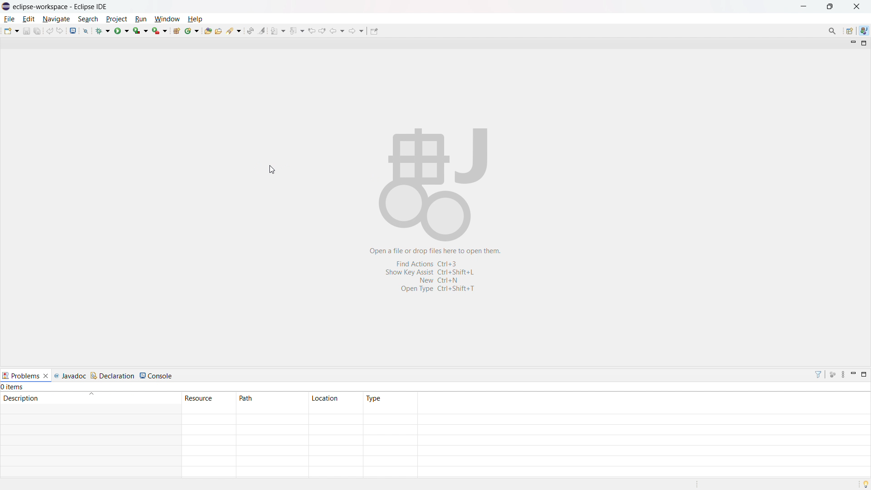  I want to click on pin editor, so click(374, 32).